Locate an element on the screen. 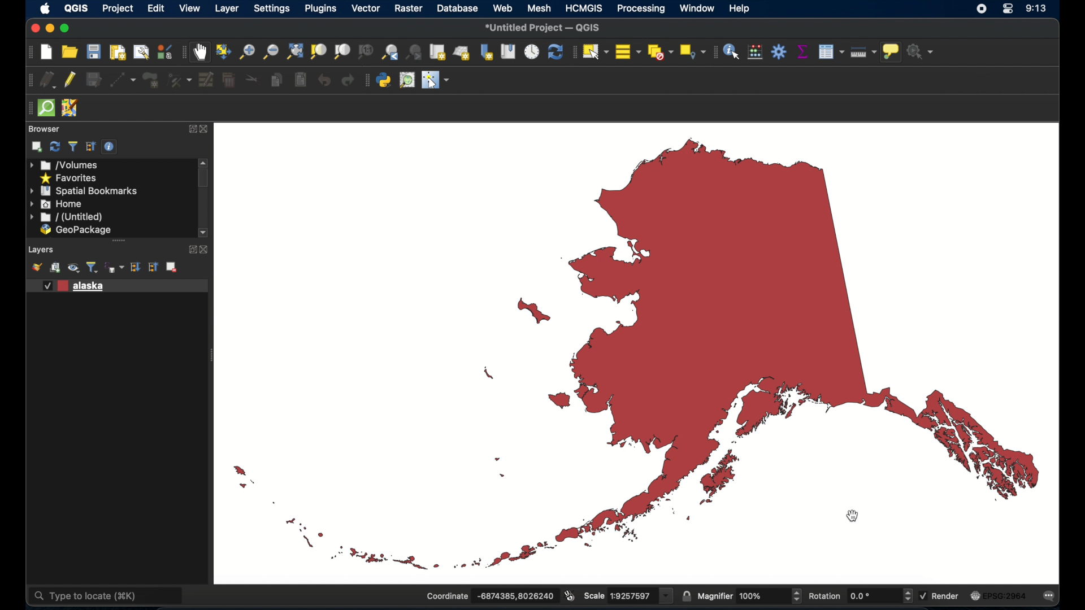  cursor is located at coordinates (857, 514).